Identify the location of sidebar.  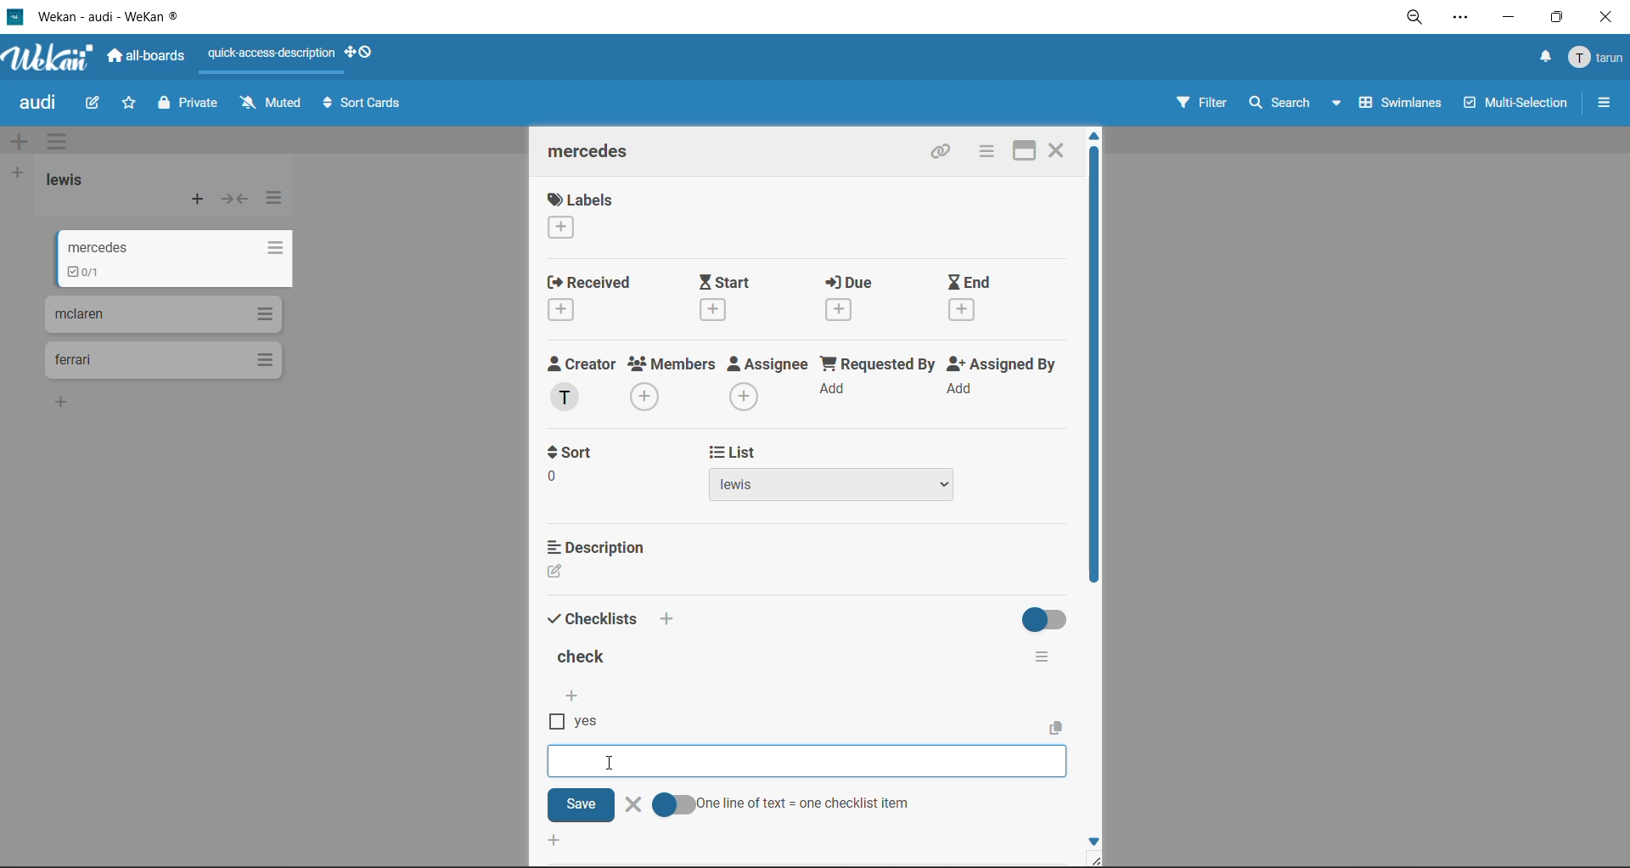
(1605, 103).